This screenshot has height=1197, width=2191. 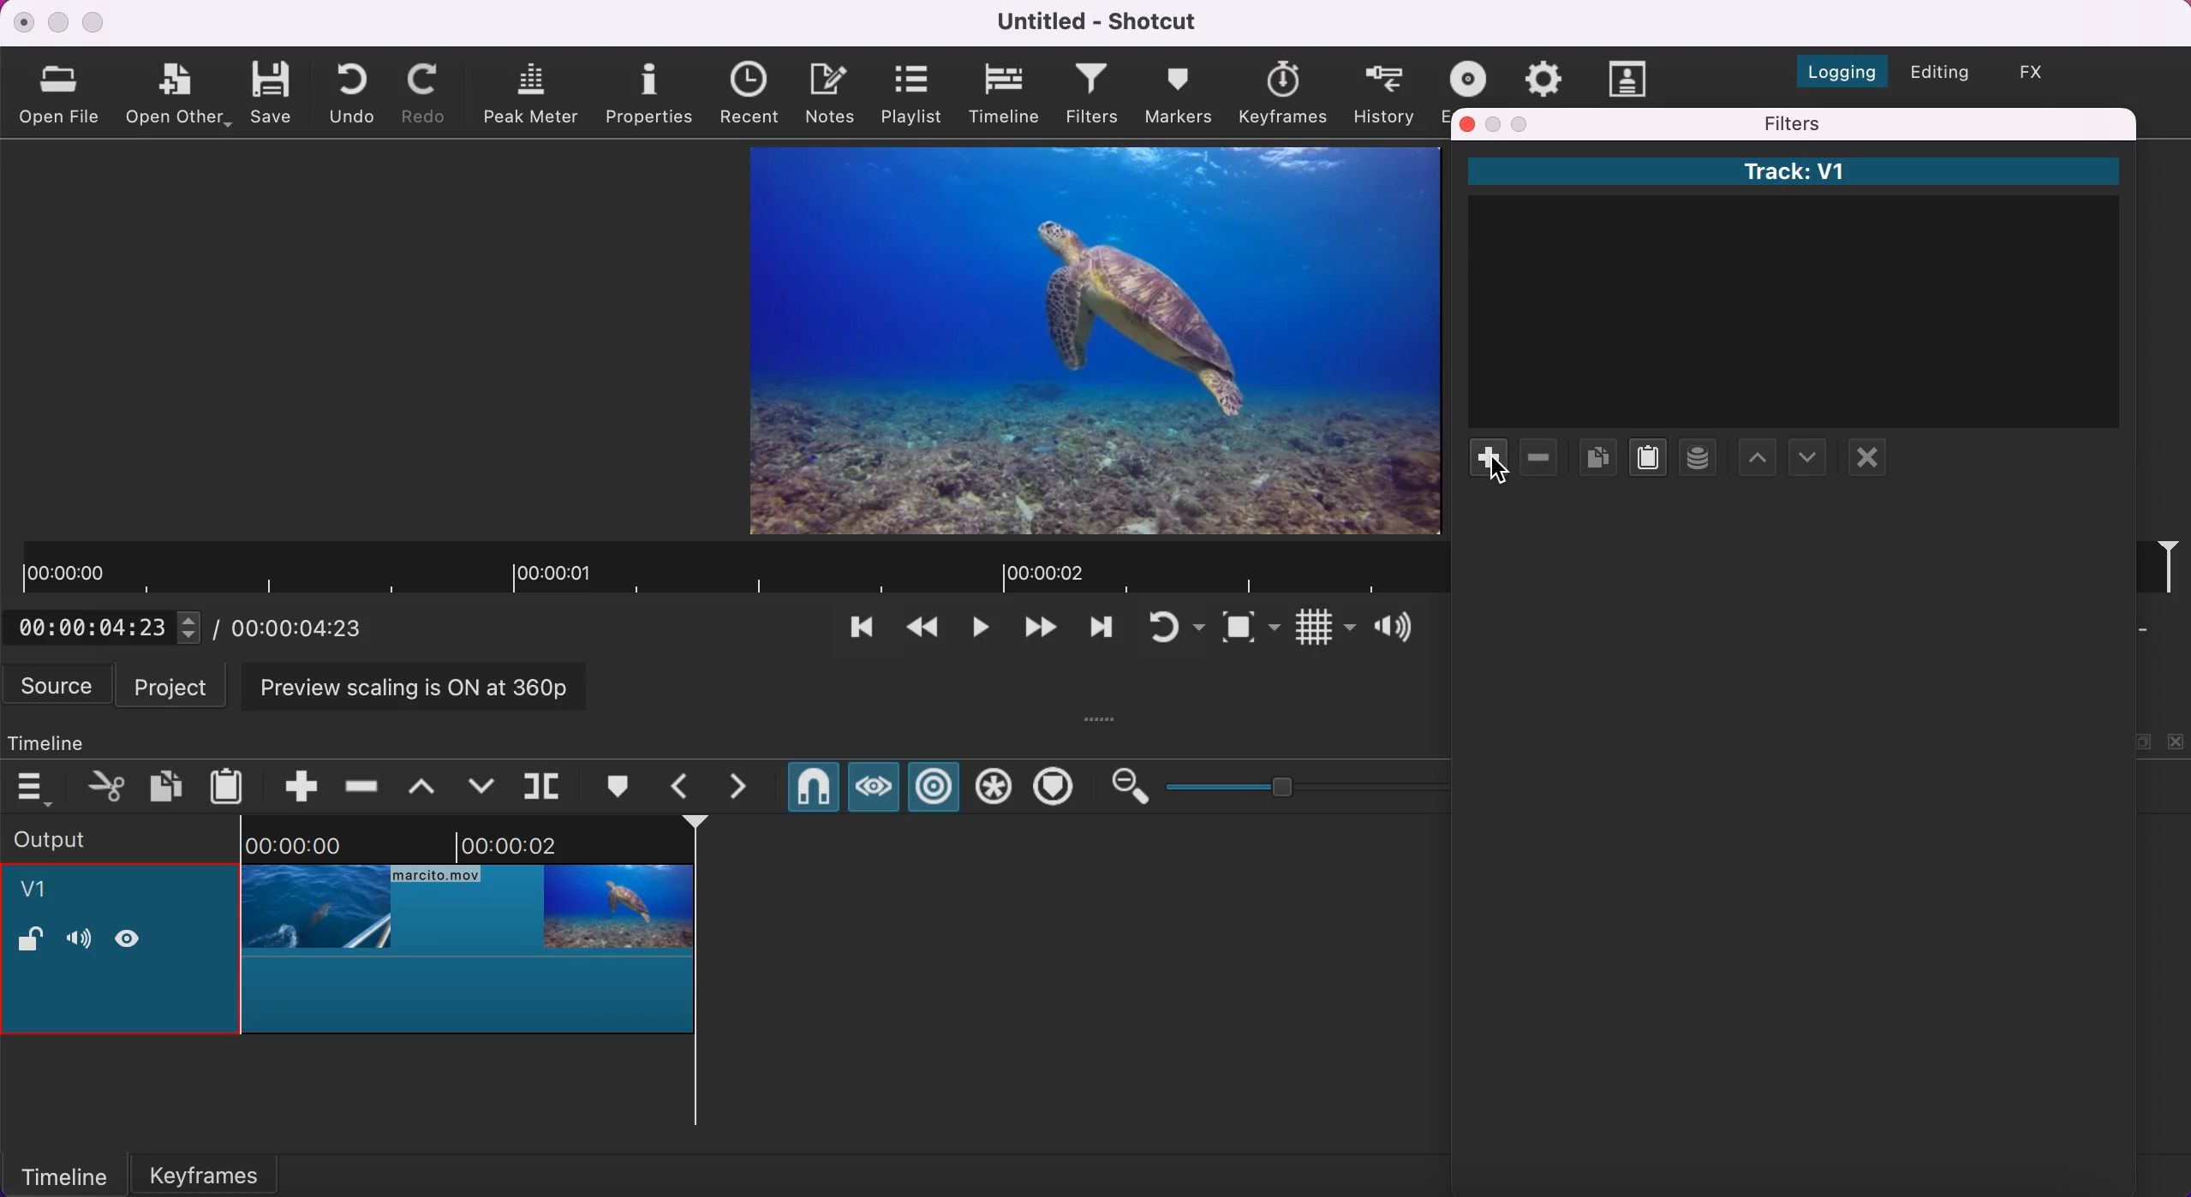 What do you see at coordinates (1101, 21) in the screenshot?
I see `Untitled - Shotcut` at bounding box center [1101, 21].